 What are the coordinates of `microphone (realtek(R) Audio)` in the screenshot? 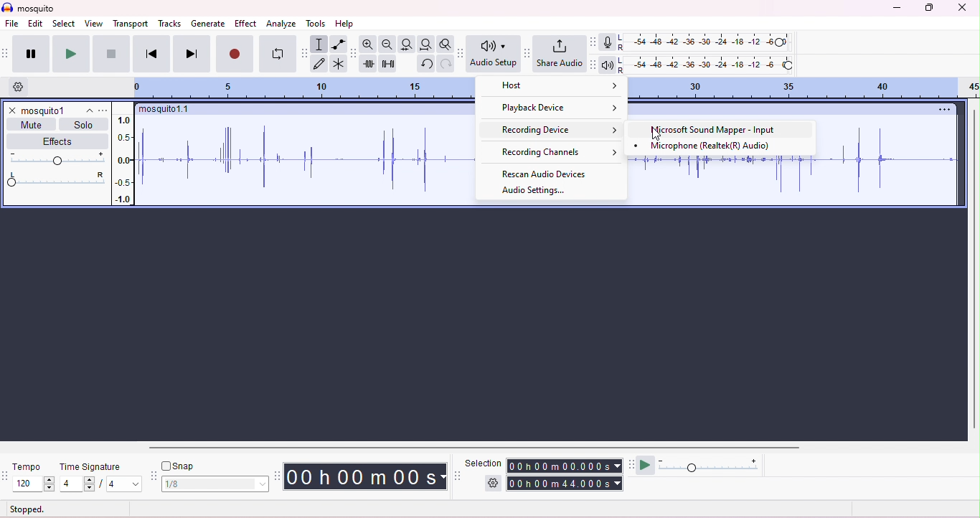 It's located at (706, 146).